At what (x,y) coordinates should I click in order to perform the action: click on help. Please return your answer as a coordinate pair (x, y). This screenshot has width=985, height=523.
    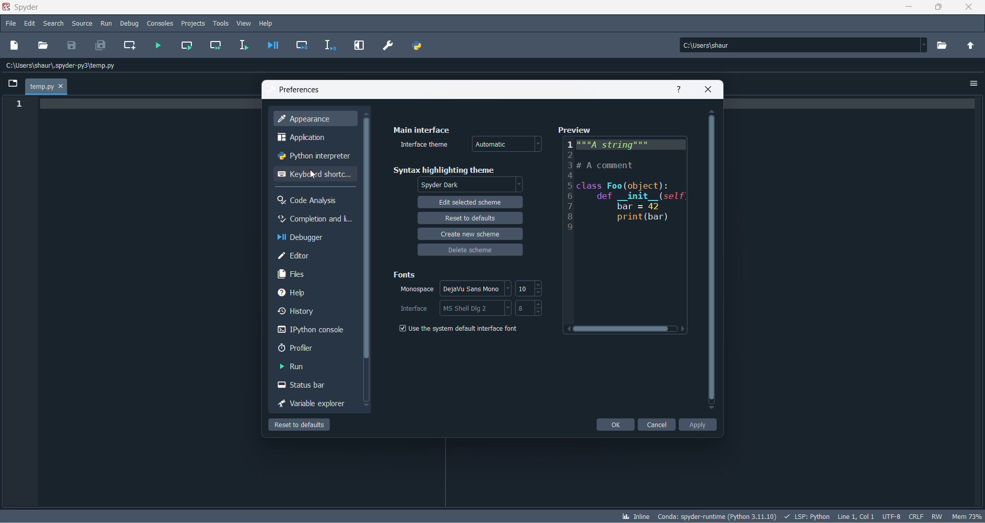
    Looking at the image, I should click on (676, 90).